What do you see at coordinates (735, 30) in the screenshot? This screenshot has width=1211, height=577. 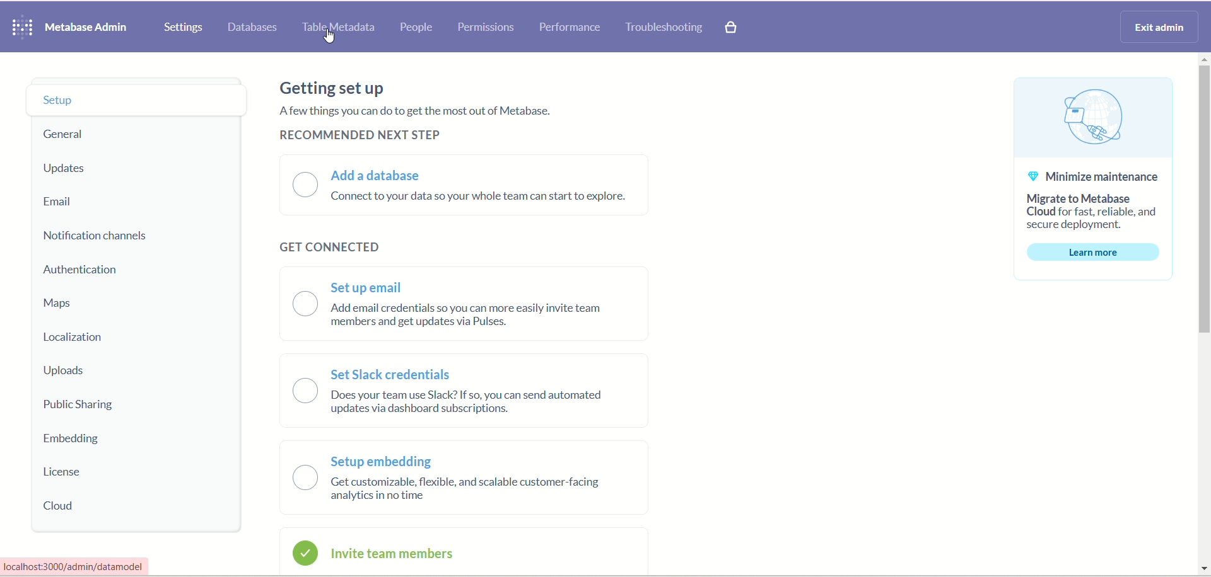 I see `paid features` at bounding box center [735, 30].